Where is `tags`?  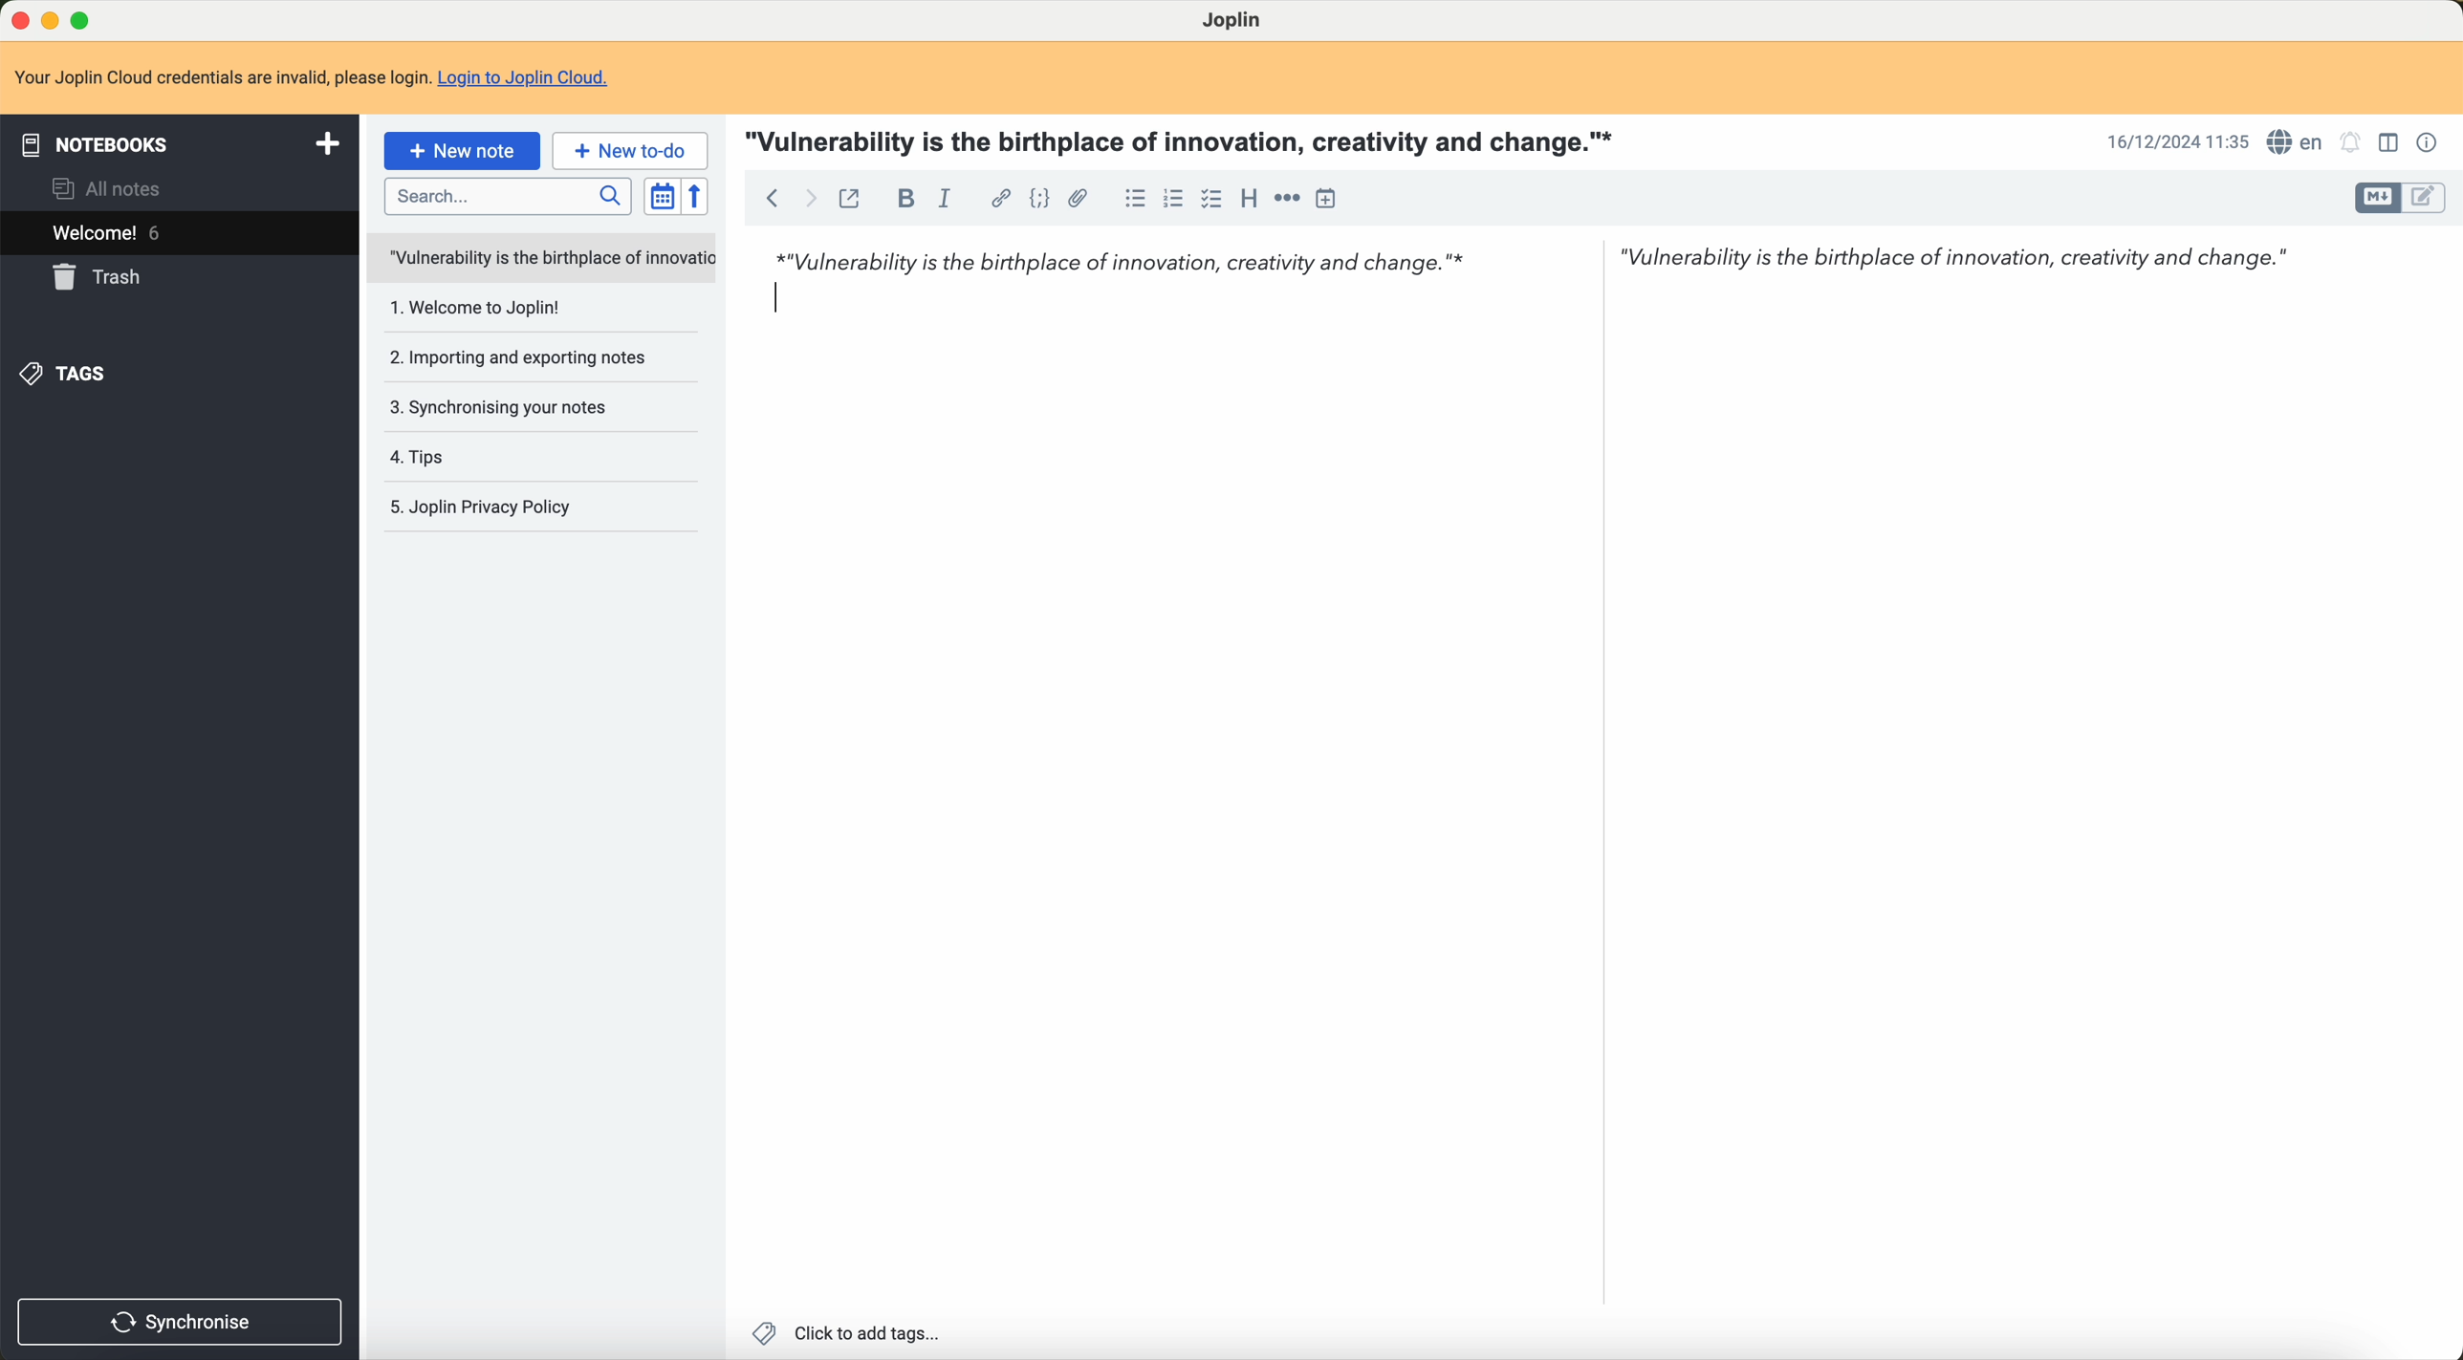
tags is located at coordinates (71, 373).